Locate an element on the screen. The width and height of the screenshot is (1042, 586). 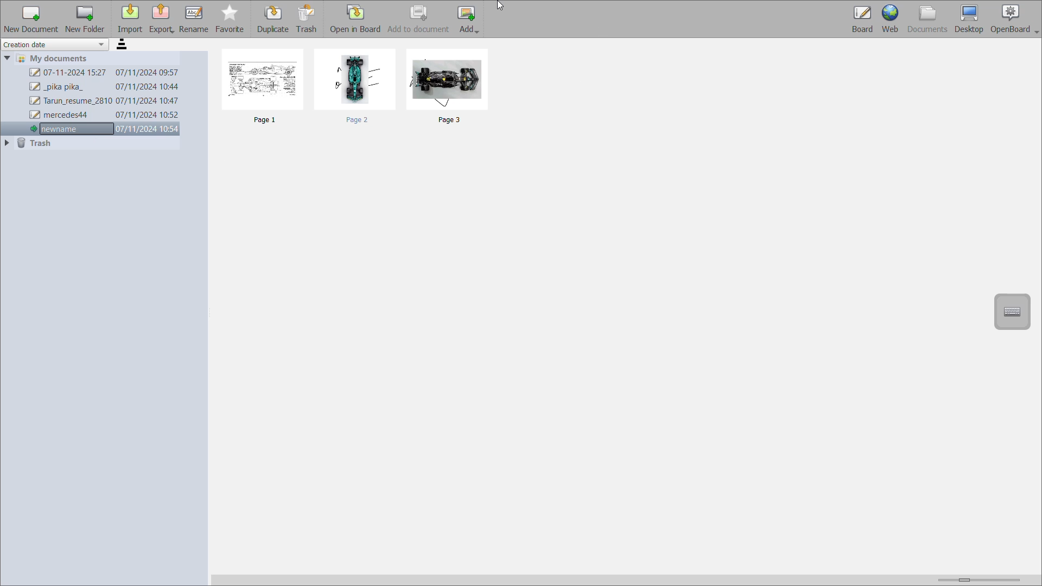
page3 is located at coordinates (449, 88).